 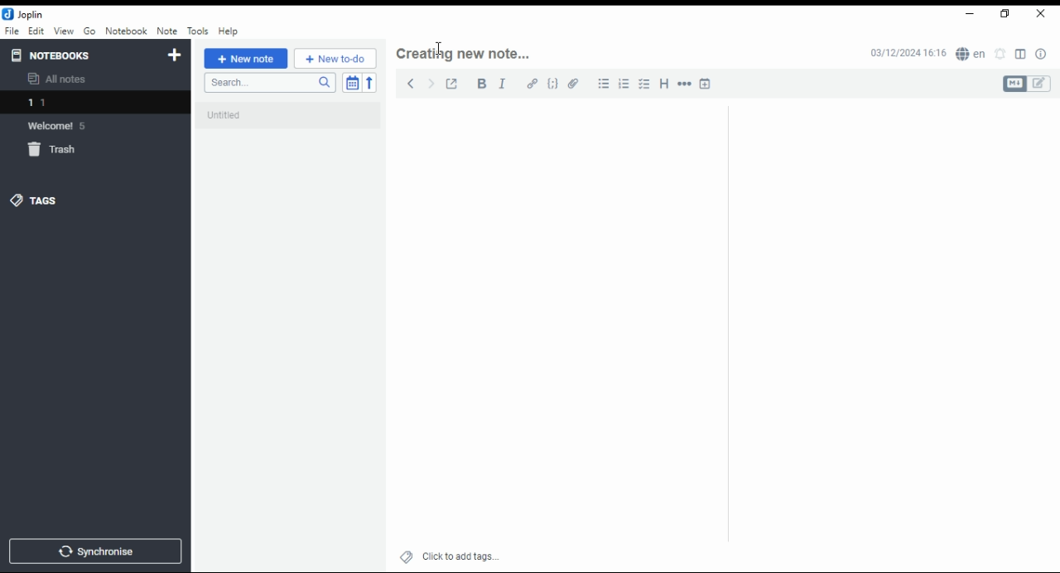 What do you see at coordinates (80, 55) in the screenshot?
I see `notebooks` at bounding box center [80, 55].